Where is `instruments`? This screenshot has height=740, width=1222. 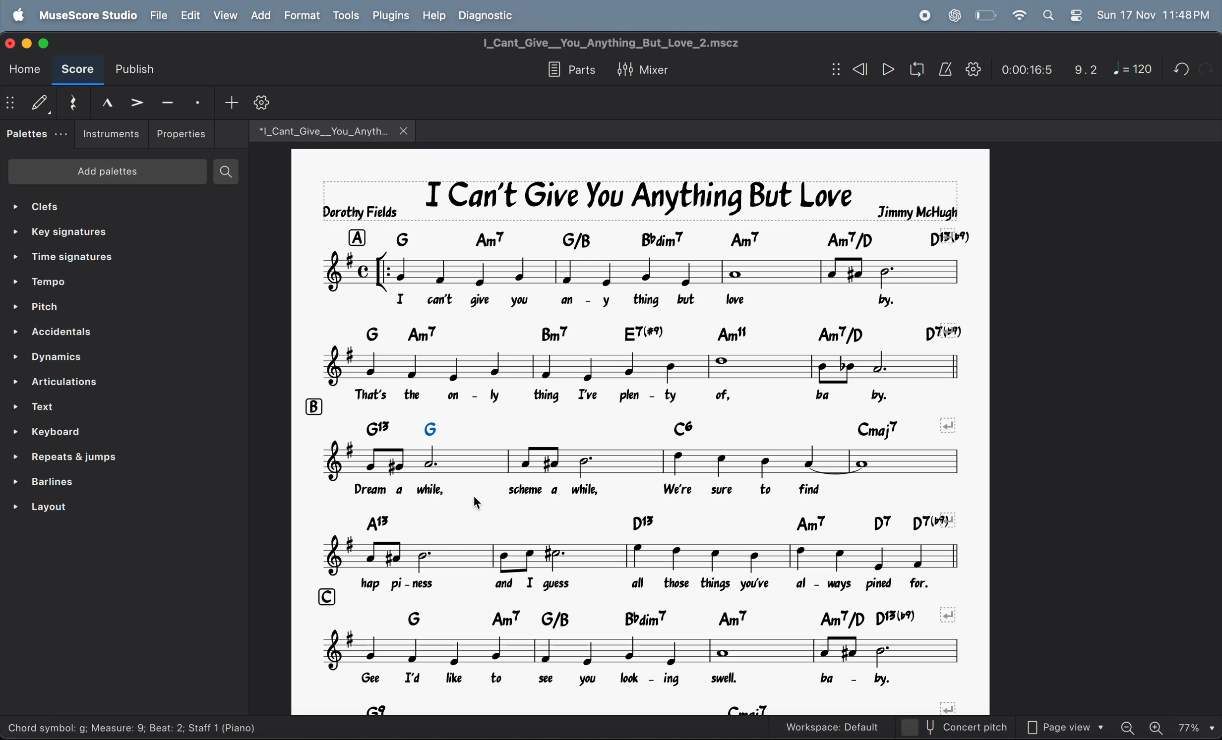 instruments is located at coordinates (112, 135).